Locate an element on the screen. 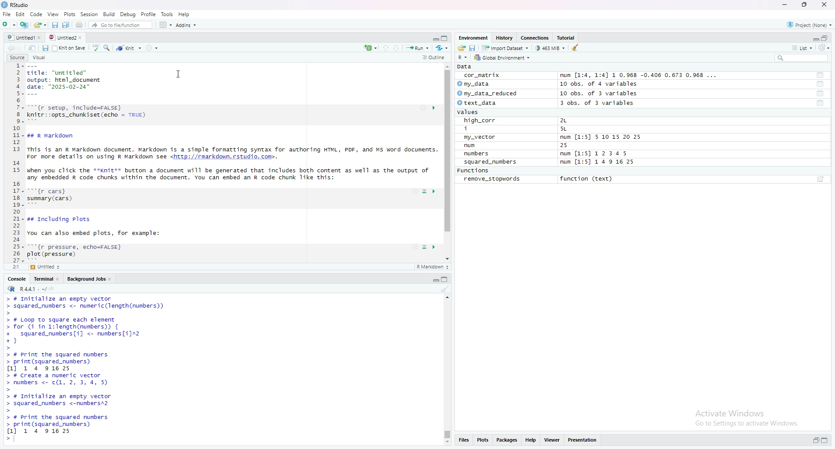  maximize is located at coordinates (826, 440).